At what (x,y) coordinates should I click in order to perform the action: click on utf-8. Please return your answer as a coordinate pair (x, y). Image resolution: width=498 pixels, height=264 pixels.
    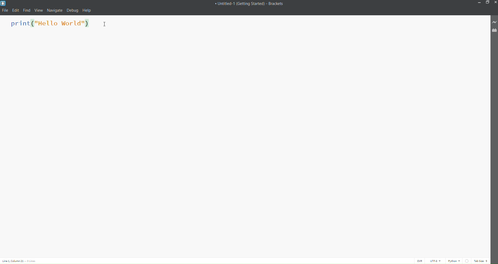
    Looking at the image, I should click on (435, 261).